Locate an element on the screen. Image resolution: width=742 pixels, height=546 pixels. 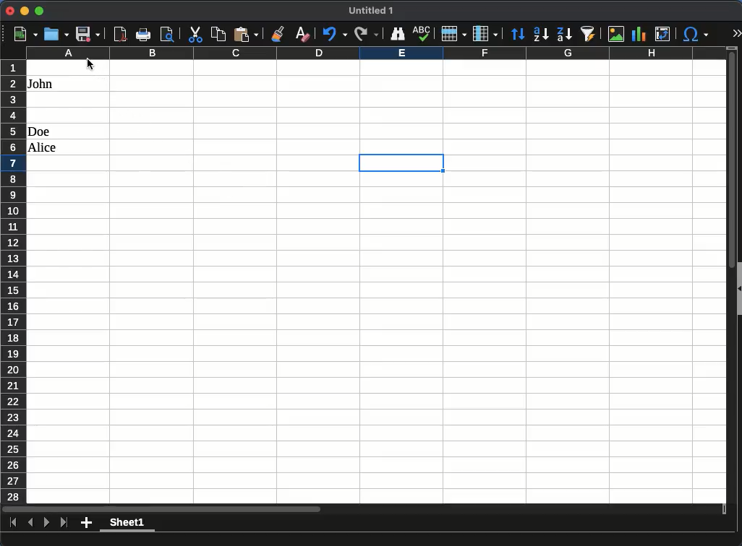
spell check is located at coordinates (423, 33).